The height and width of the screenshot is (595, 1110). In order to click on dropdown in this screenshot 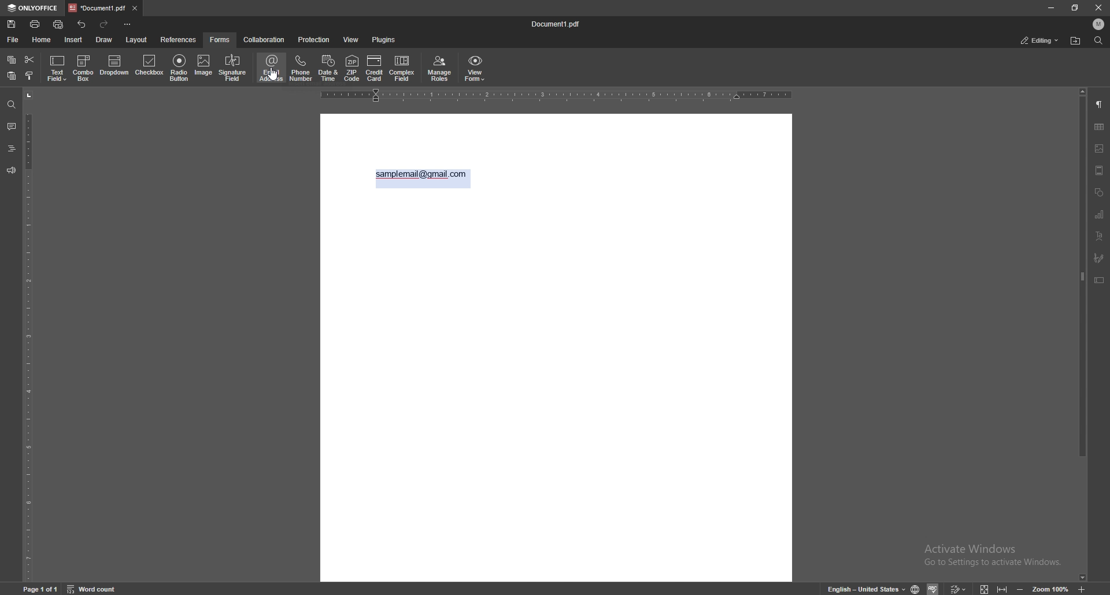, I will do `click(114, 66)`.